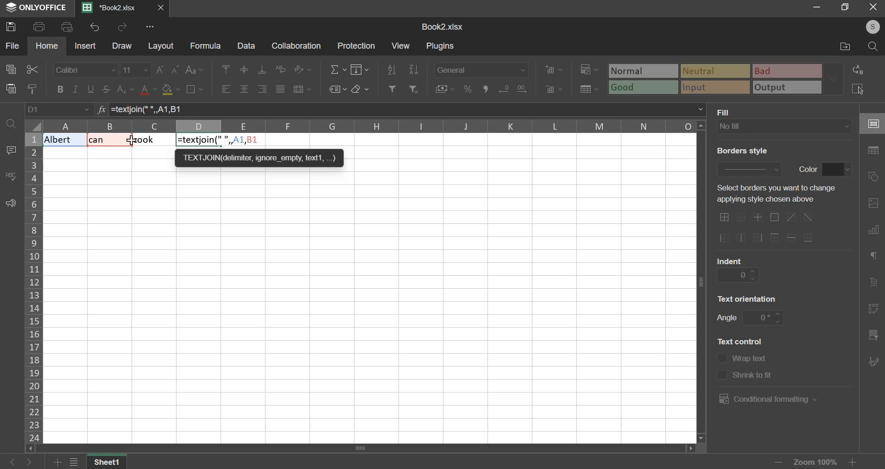 Image resolution: width=885 pixels, height=469 pixels. I want to click on print preview, so click(68, 27).